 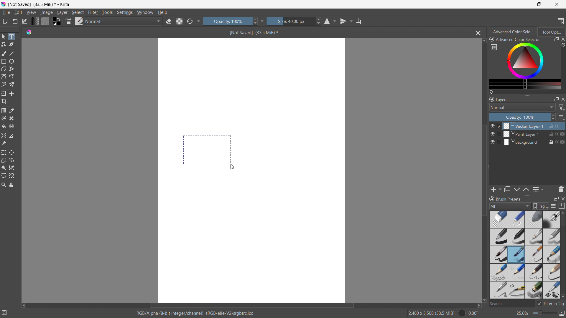 I want to click on fill a contiguous area of color with a color, so click(x=4, y=126).